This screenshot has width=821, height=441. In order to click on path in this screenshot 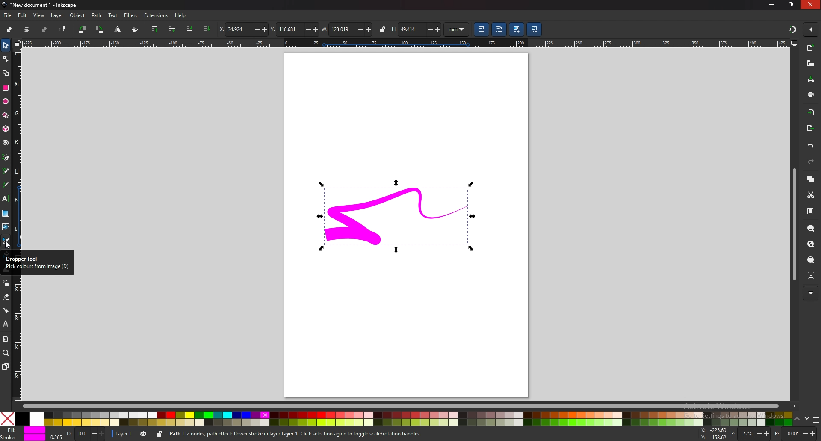, I will do `click(96, 15)`.